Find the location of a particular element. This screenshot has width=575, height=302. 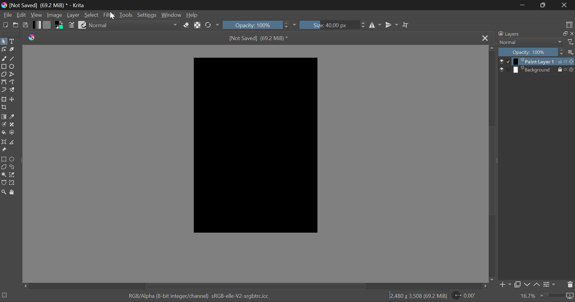

lock is located at coordinates (559, 61).